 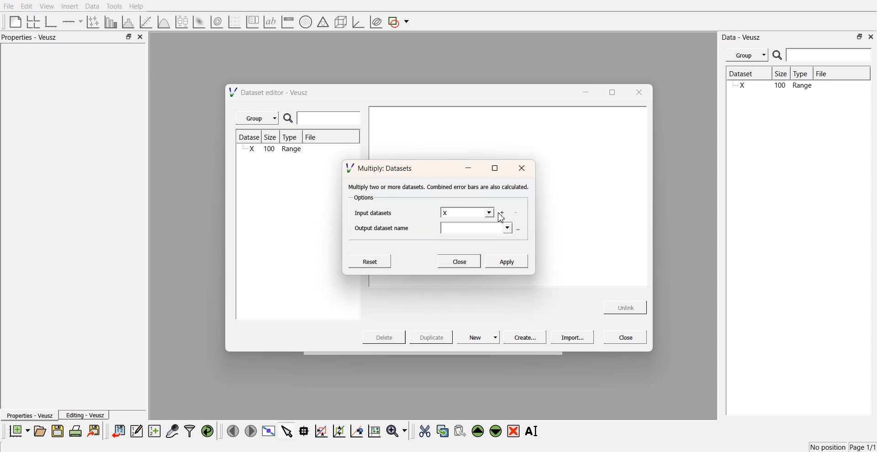 I want to click on , so click(x=747, y=55).